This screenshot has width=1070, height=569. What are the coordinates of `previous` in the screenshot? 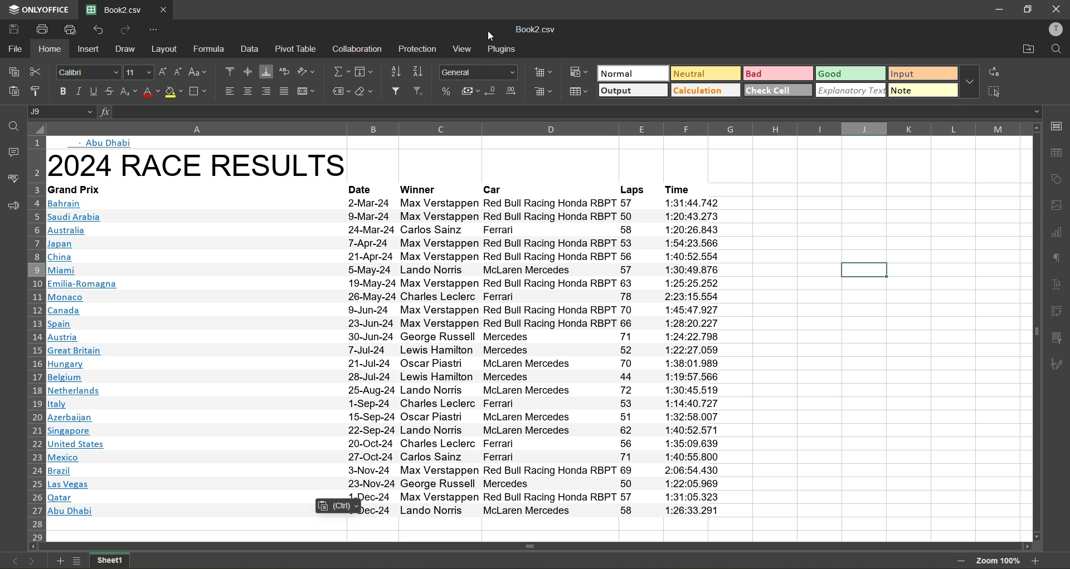 It's located at (13, 562).